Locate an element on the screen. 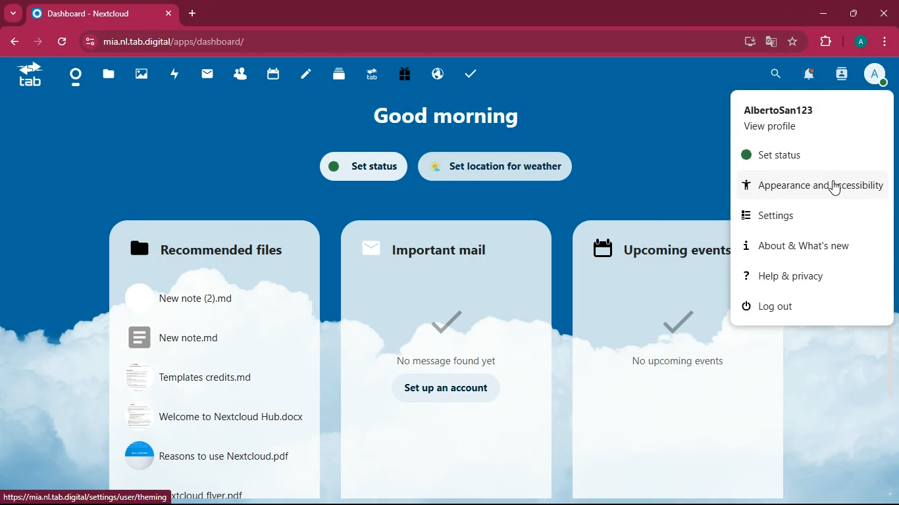 The width and height of the screenshot is (899, 505). events is located at coordinates (670, 341).